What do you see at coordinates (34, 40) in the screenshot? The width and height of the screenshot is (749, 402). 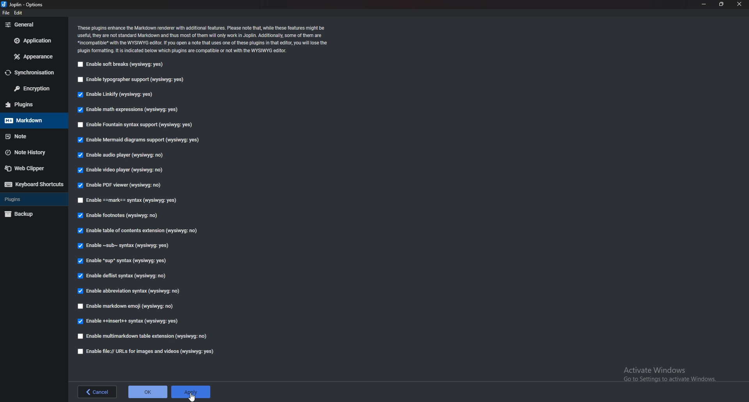 I see `application` at bounding box center [34, 40].